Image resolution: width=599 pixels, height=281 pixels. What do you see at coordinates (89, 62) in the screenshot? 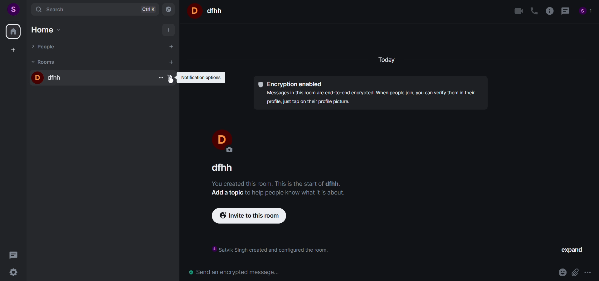
I see `rooms` at bounding box center [89, 62].